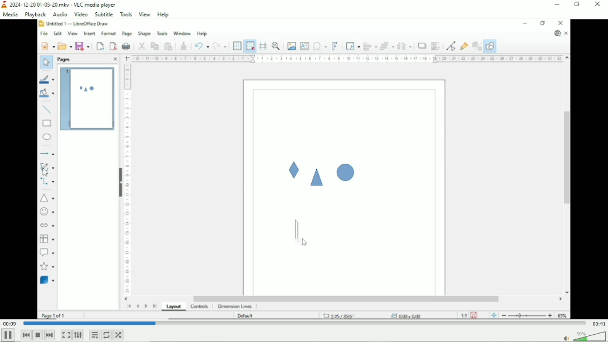 The width and height of the screenshot is (608, 342). Describe the element at coordinates (303, 169) in the screenshot. I see `Video` at that location.